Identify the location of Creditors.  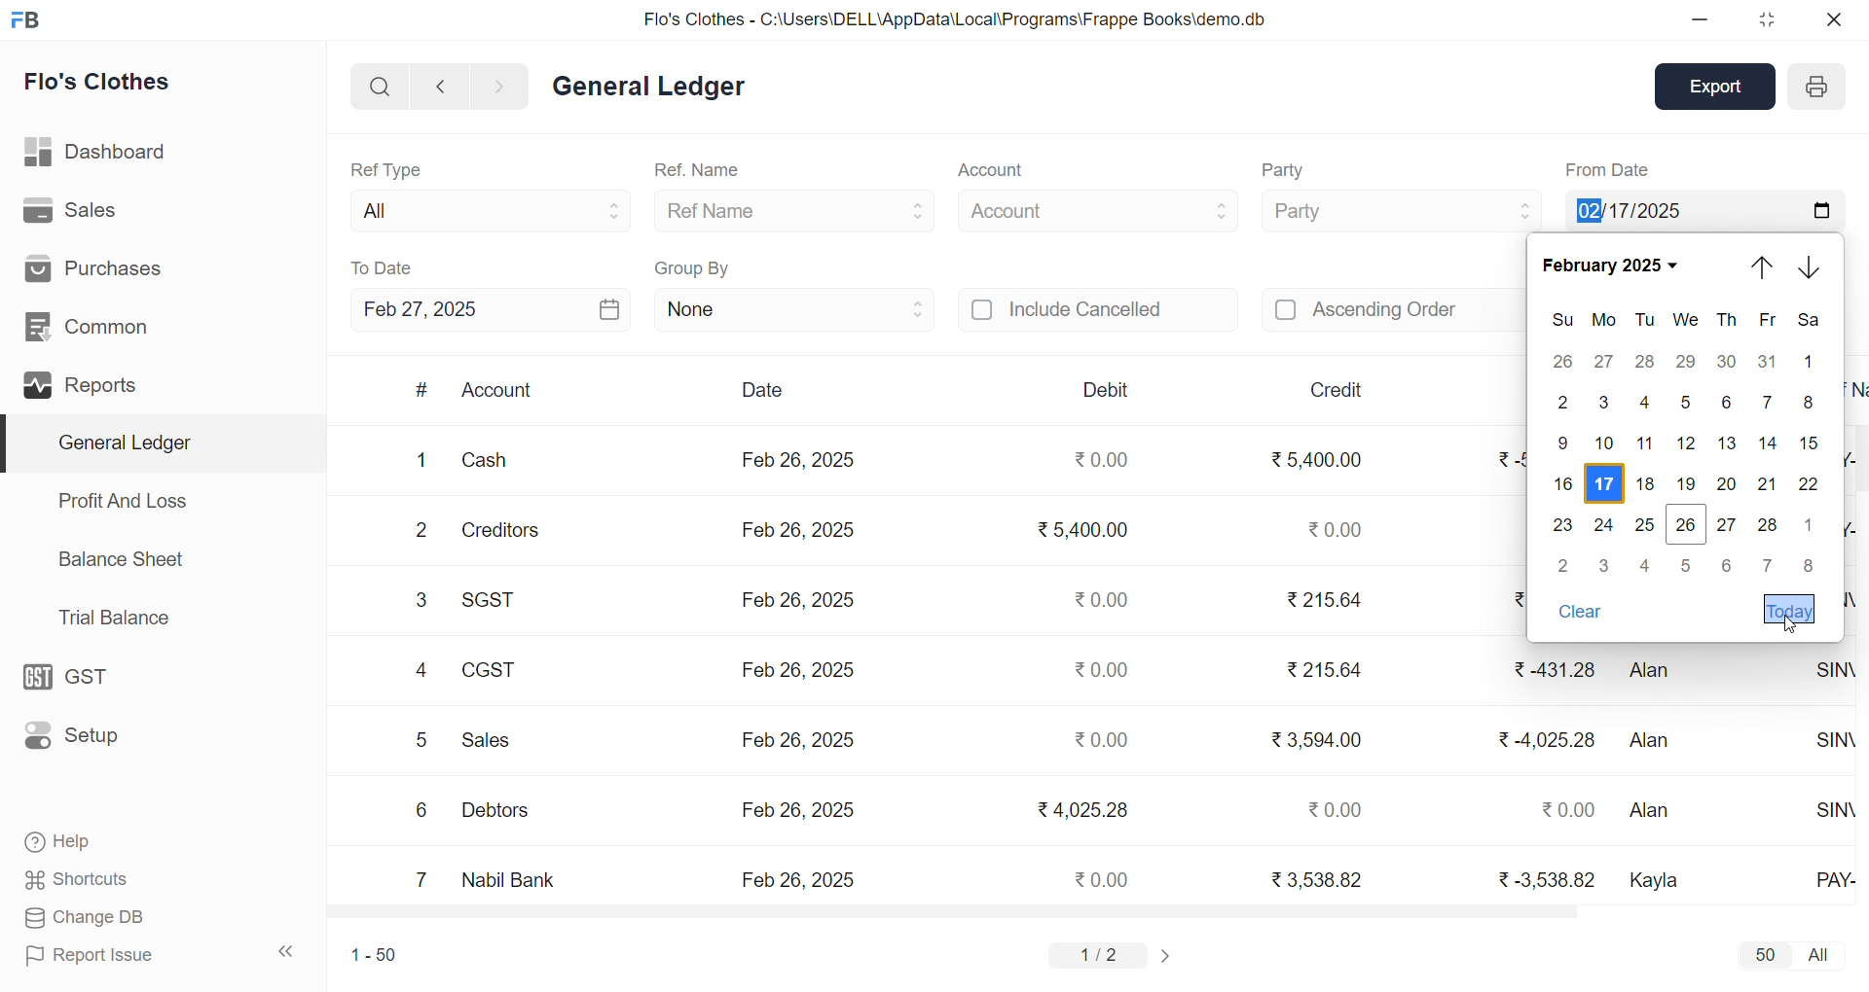
(506, 528).